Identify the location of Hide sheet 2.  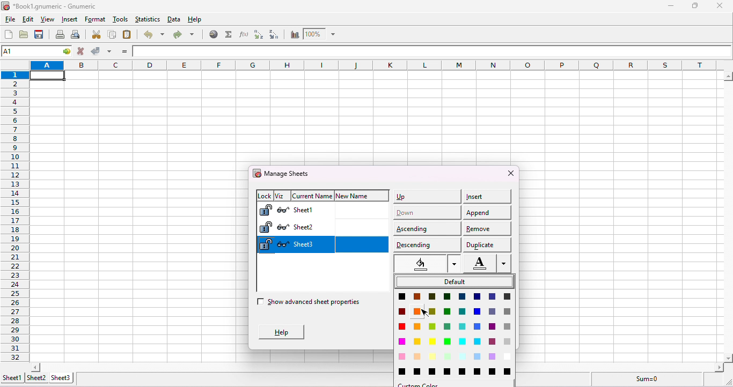
(283, 227).